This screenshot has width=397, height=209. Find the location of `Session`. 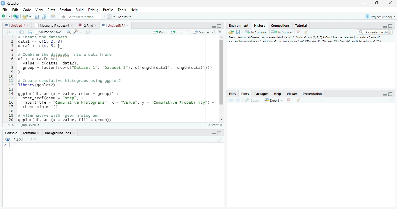

Session is located at coordinates (66, 10).